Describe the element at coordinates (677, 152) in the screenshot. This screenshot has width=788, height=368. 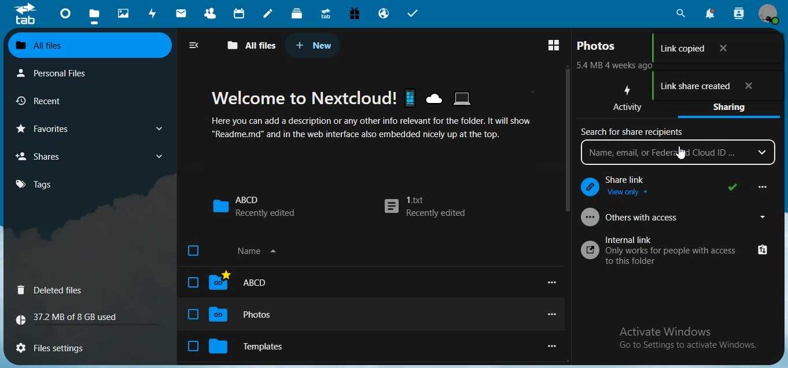
I see `name, email, or federated Cloud ID` at that location.